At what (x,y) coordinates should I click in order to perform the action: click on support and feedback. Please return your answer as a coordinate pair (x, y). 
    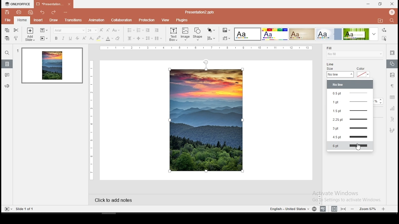
    Looking at the image, I should click on (7, 86).